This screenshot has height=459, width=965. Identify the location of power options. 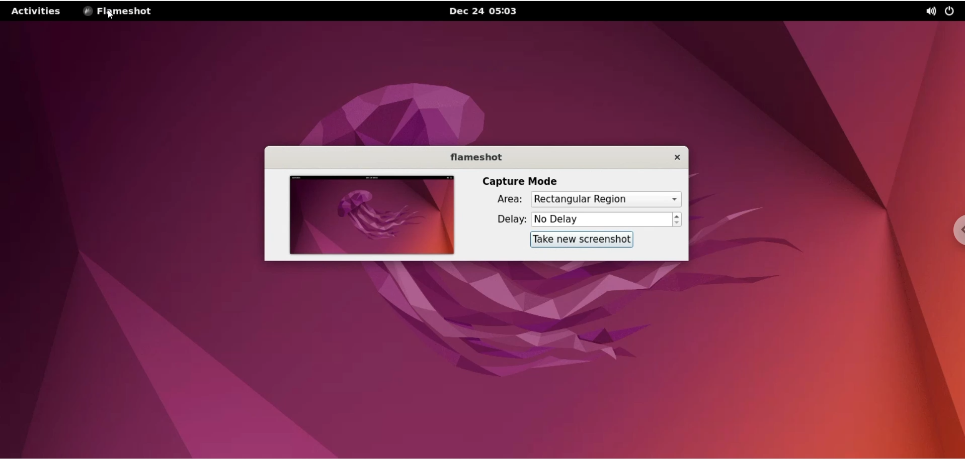
(952, 10).